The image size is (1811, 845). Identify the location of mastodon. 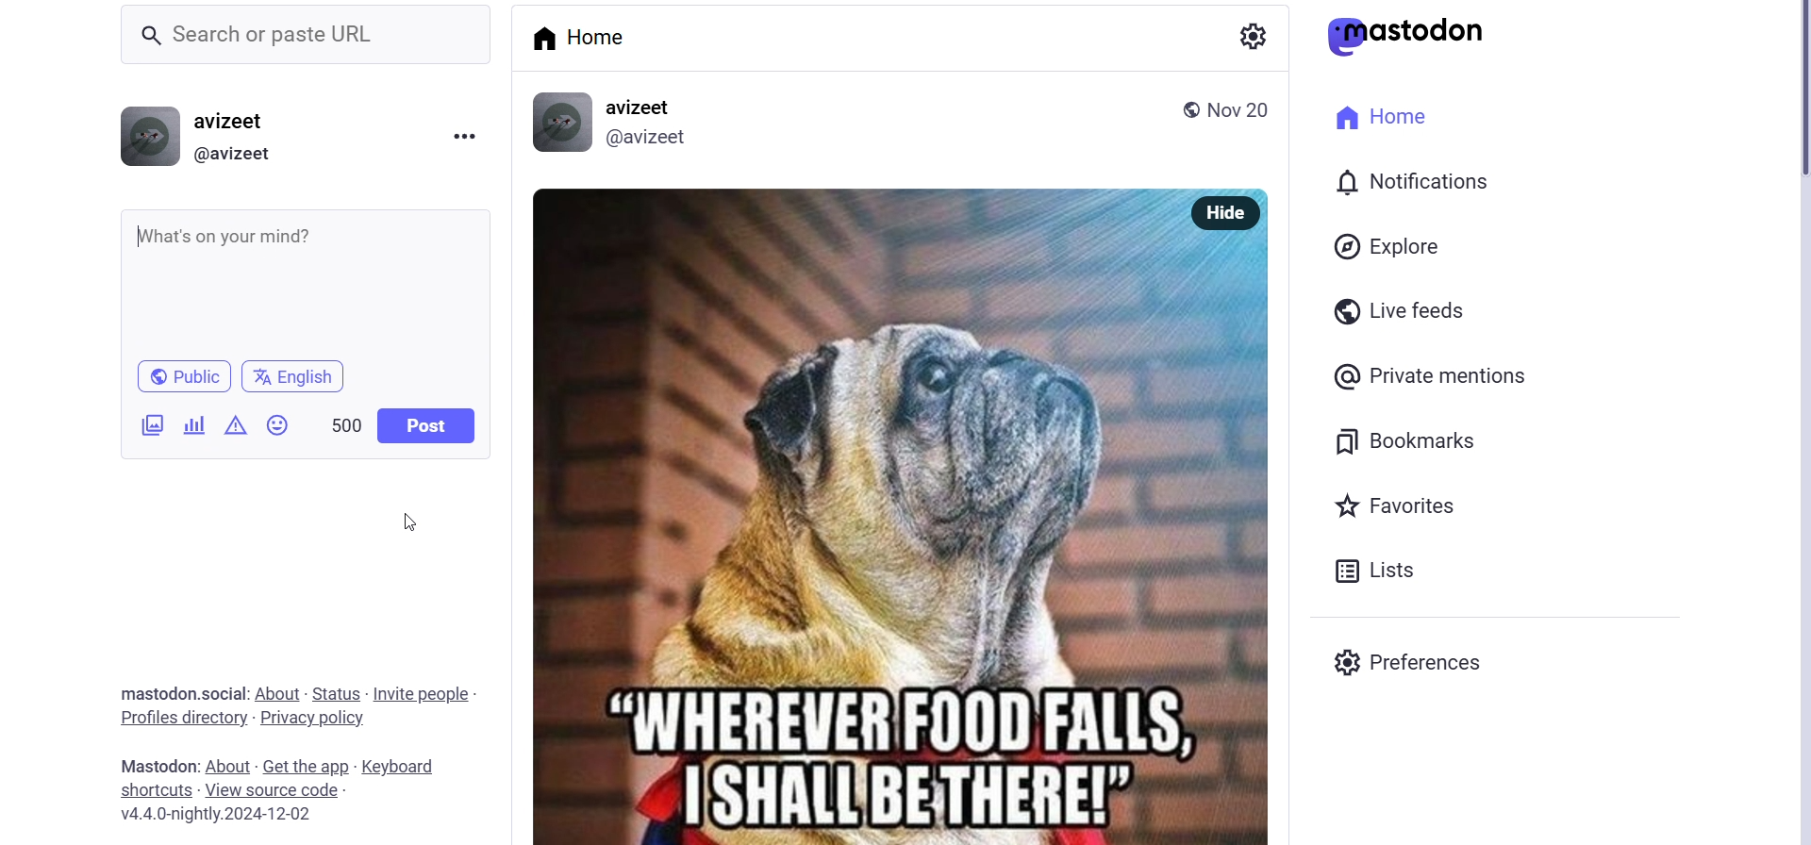
(1411, 32).